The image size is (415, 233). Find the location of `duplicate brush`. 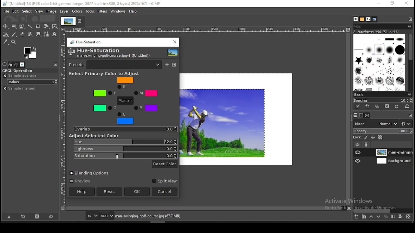

duplicate brush is located at coordinates (377, 107).